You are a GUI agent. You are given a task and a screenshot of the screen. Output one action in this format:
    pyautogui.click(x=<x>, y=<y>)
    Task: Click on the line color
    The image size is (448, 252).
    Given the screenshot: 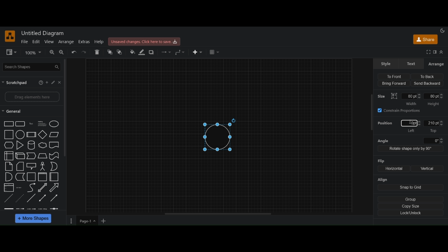 What is the action you would take?
    pyautogui.click(x=142, y=52)
    